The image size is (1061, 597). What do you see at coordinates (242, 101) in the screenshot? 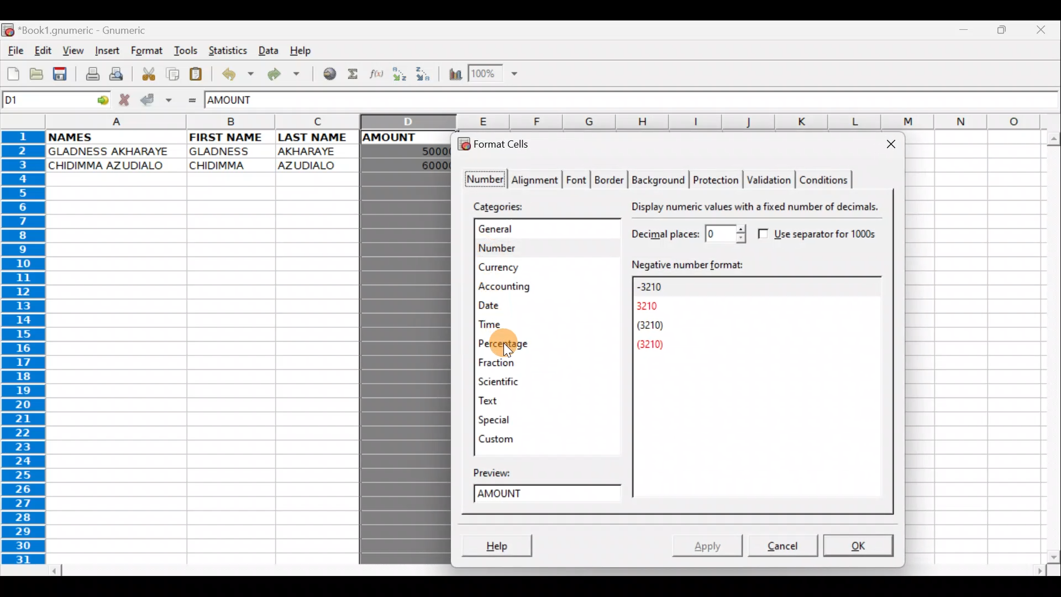
I see `AMOUNT` at bounding box center [242, 101].